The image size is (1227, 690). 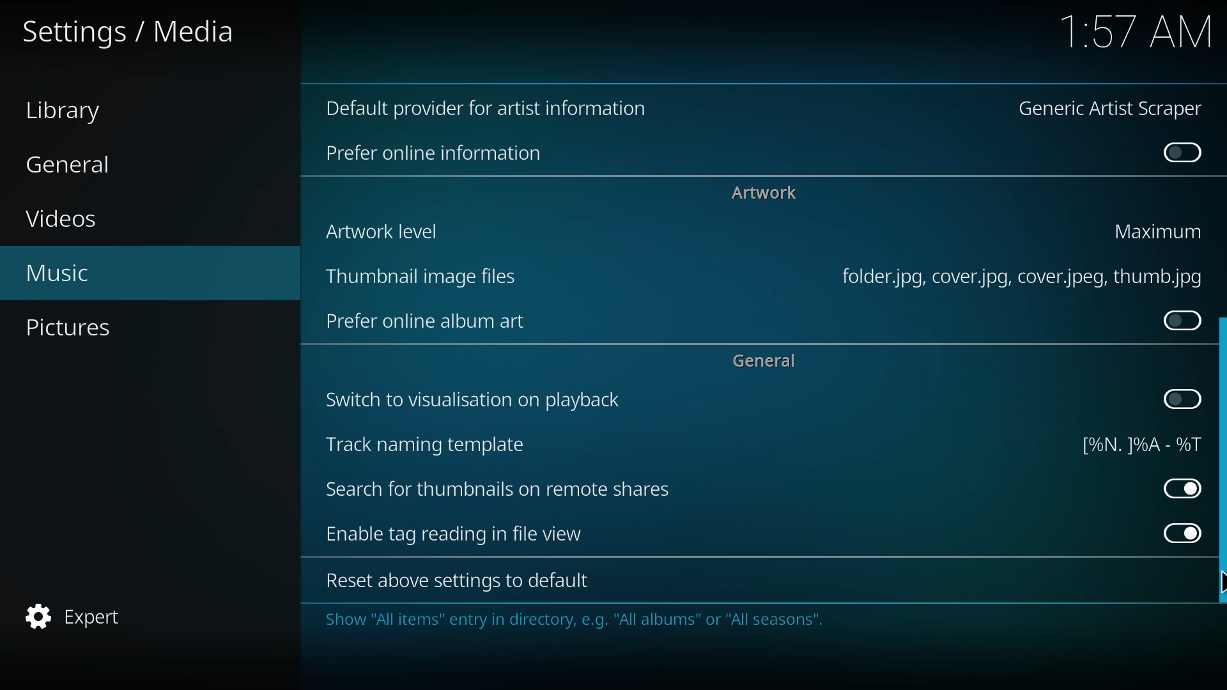 What do you see at coordinates (1016, 277) in the screenshot?
I see `file type` at bounding box center [1016, 277].